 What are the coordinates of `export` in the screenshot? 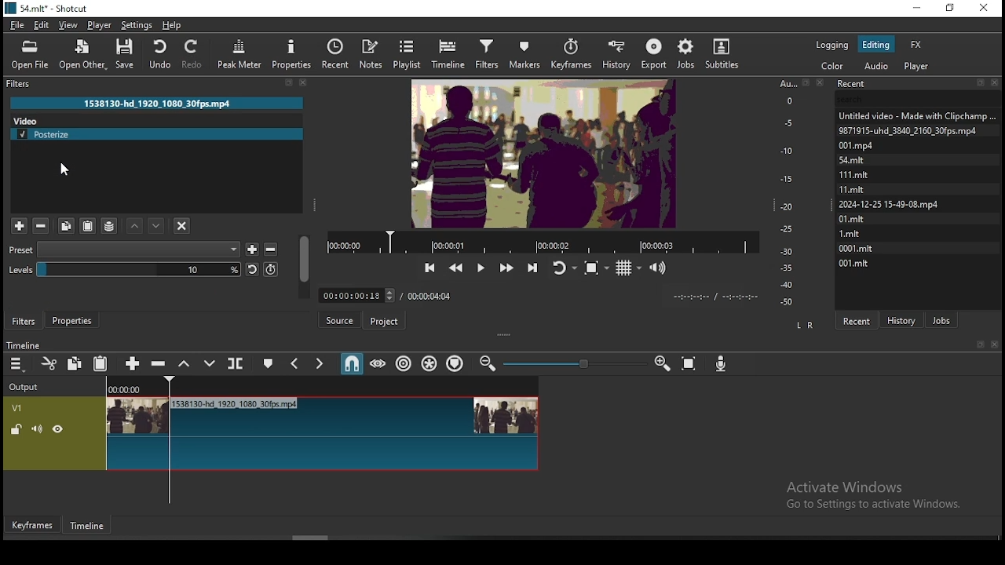 It's located at (656, 52).